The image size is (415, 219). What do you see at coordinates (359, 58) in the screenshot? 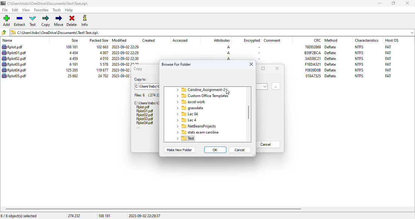
I see `NTFS` at bounding box center [359, 58].